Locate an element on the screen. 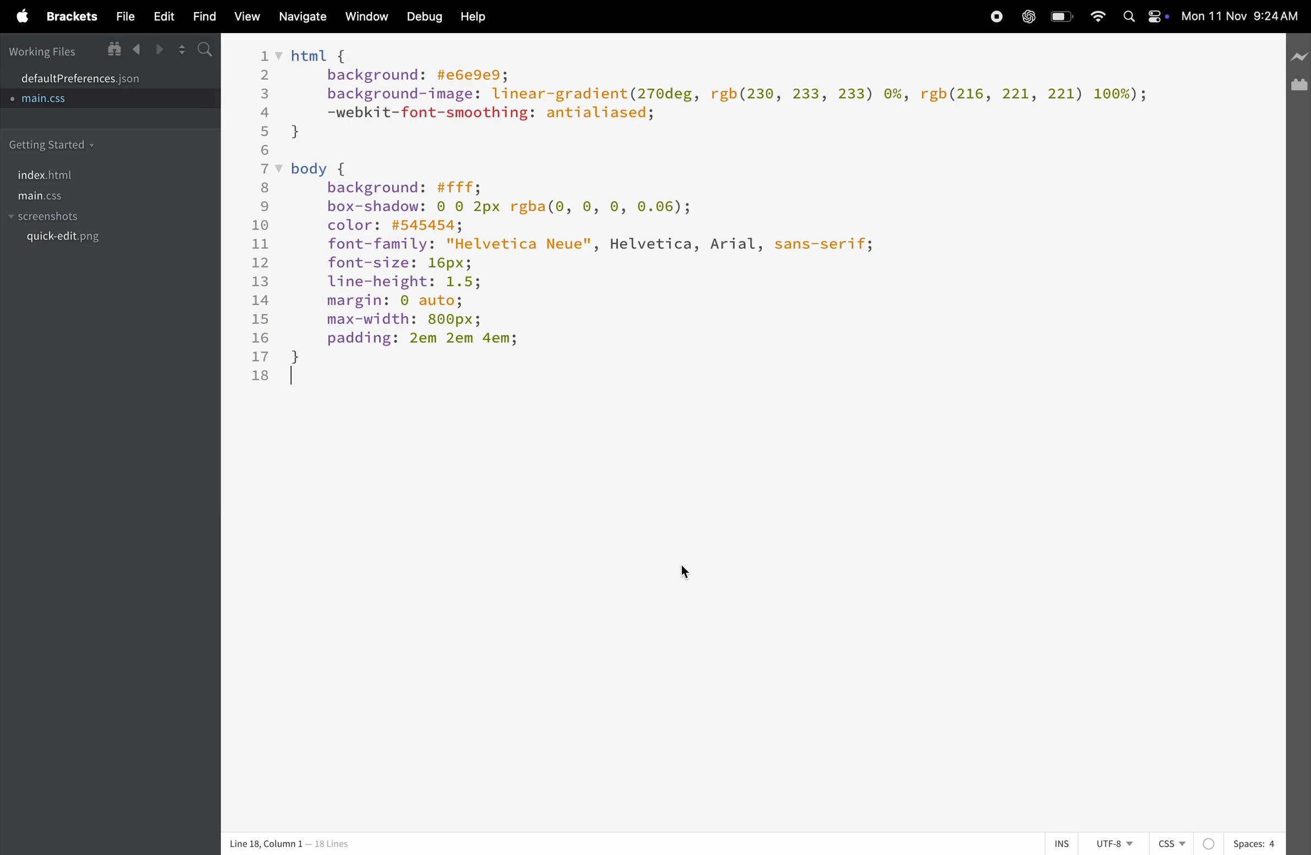  backward is located at coordinates (138, 50).